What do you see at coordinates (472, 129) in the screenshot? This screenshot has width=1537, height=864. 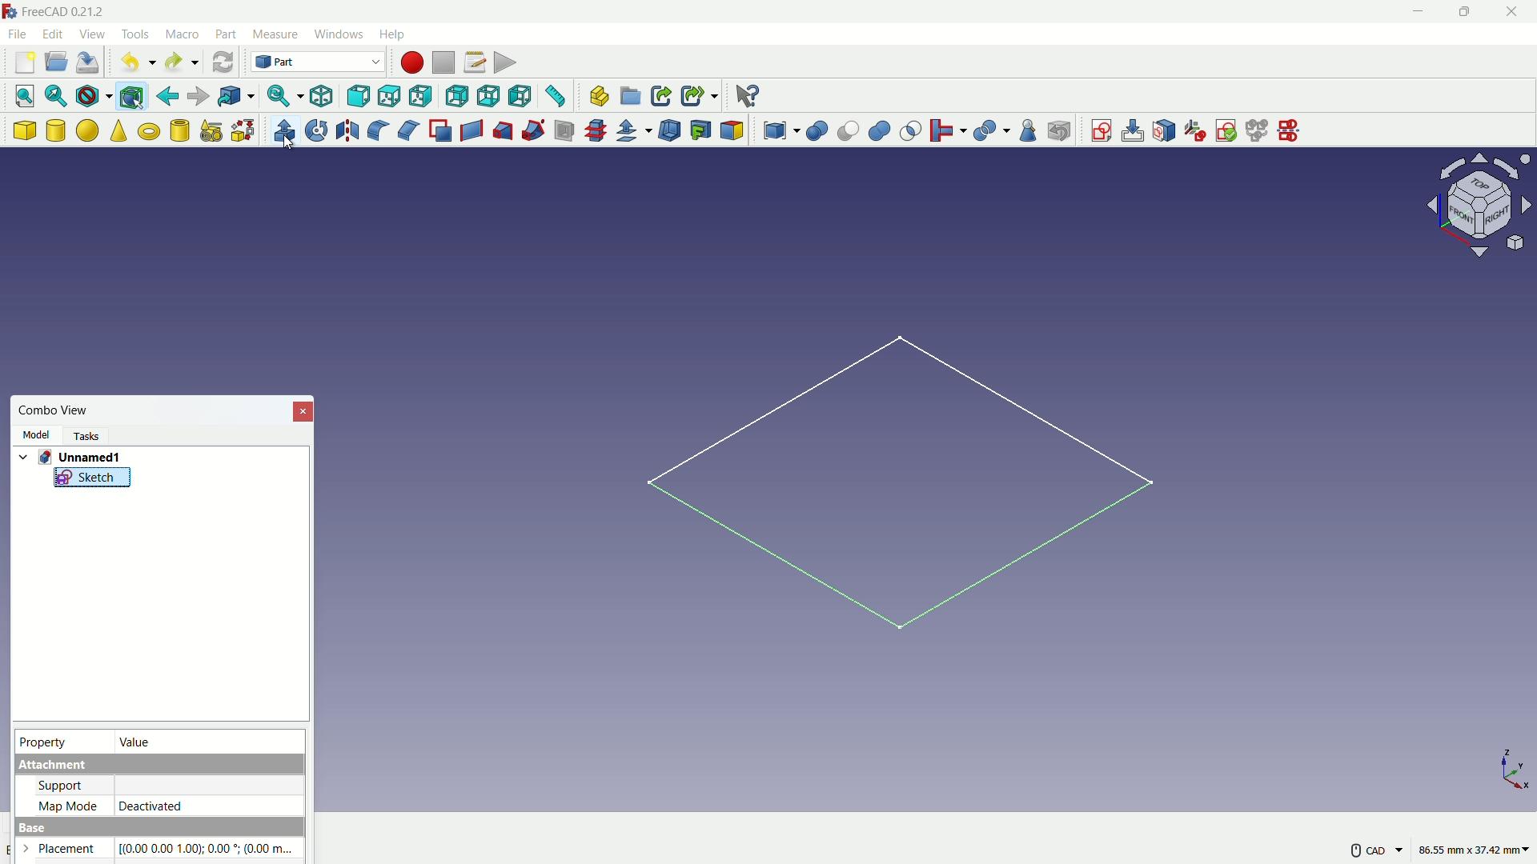 I see `create ruled surface` at bounding box center [472, 129].